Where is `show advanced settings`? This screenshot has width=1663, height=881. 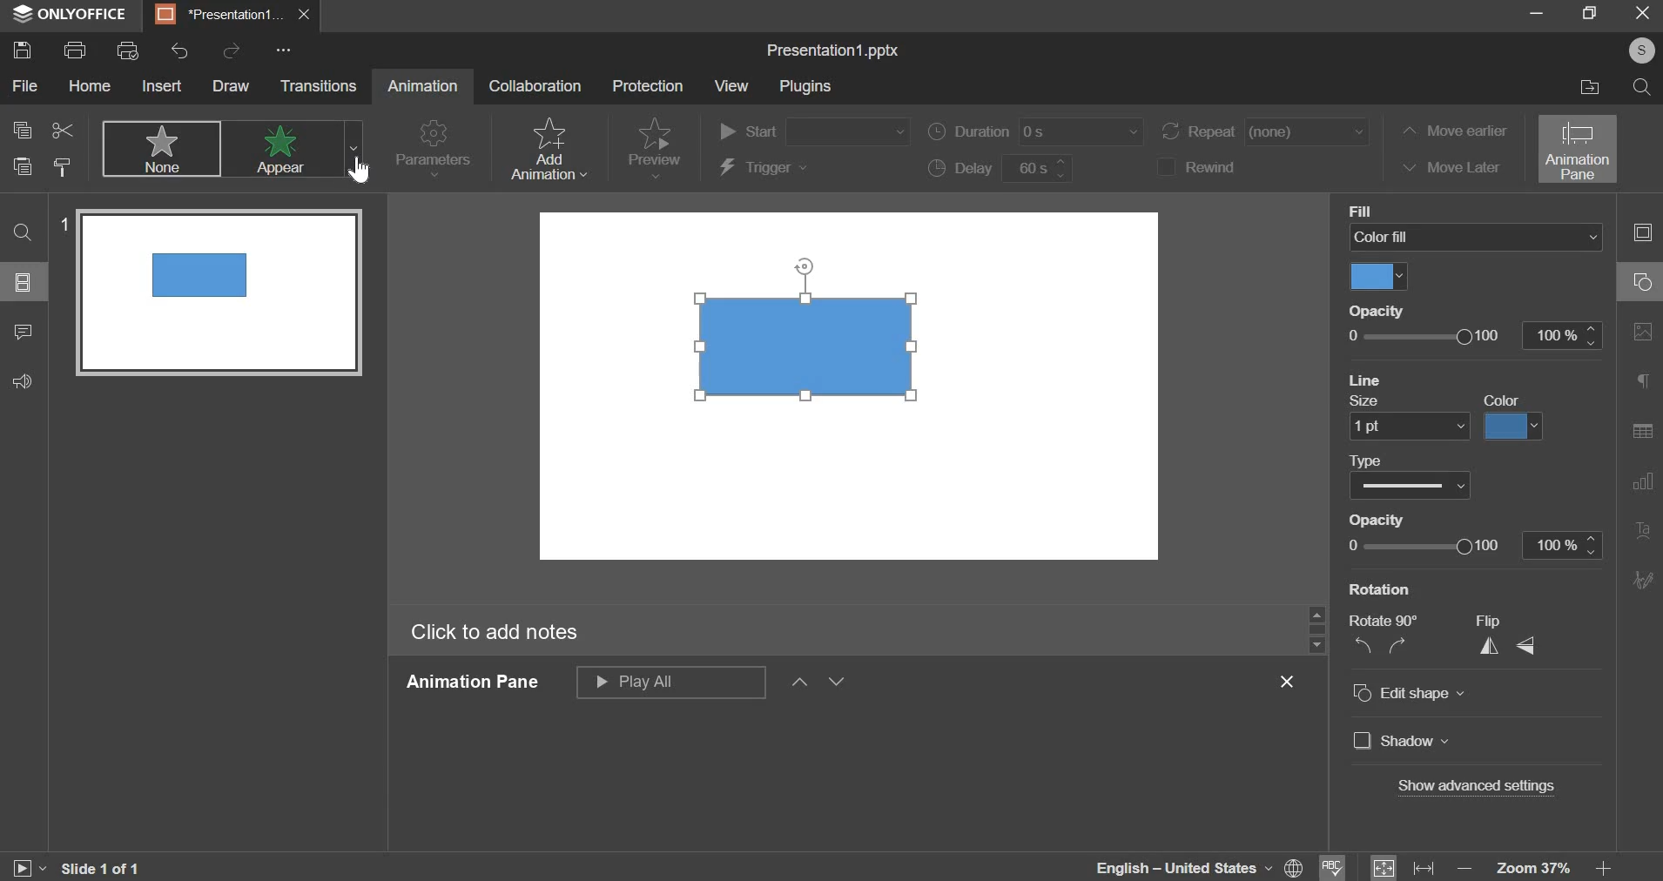
show advanced settings is located at coordinates (1476, 787).